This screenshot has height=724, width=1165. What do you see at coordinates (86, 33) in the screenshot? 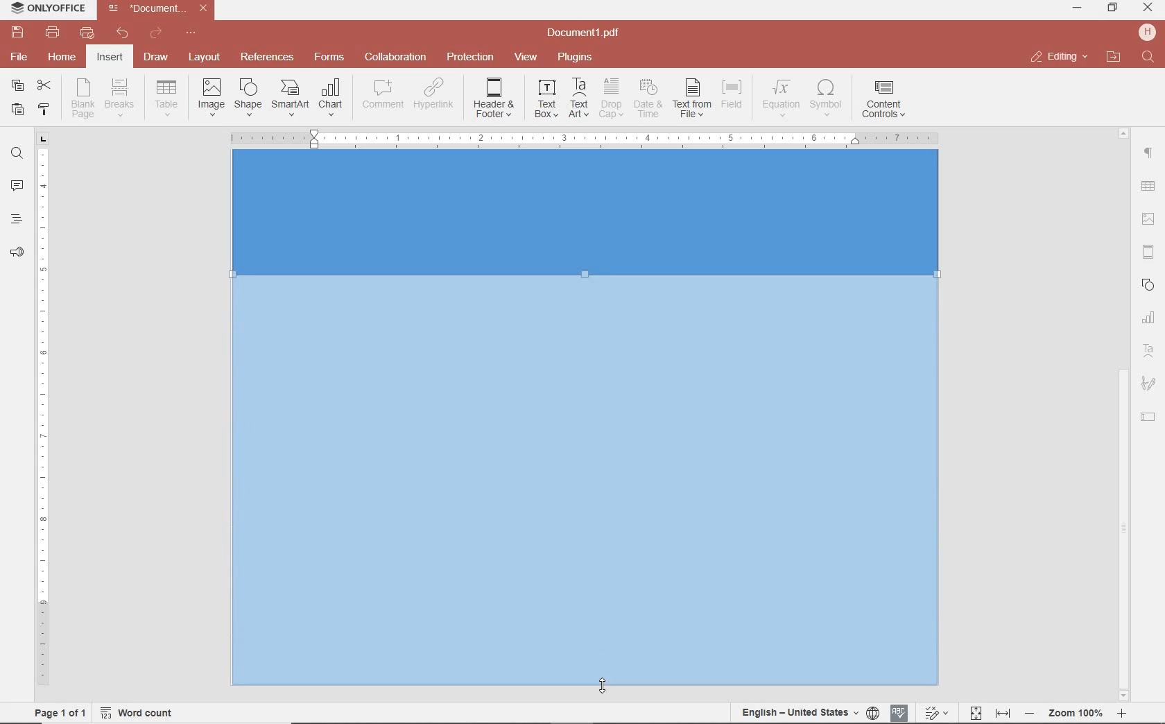
I see `quick print` at bounding box center [86, 33].